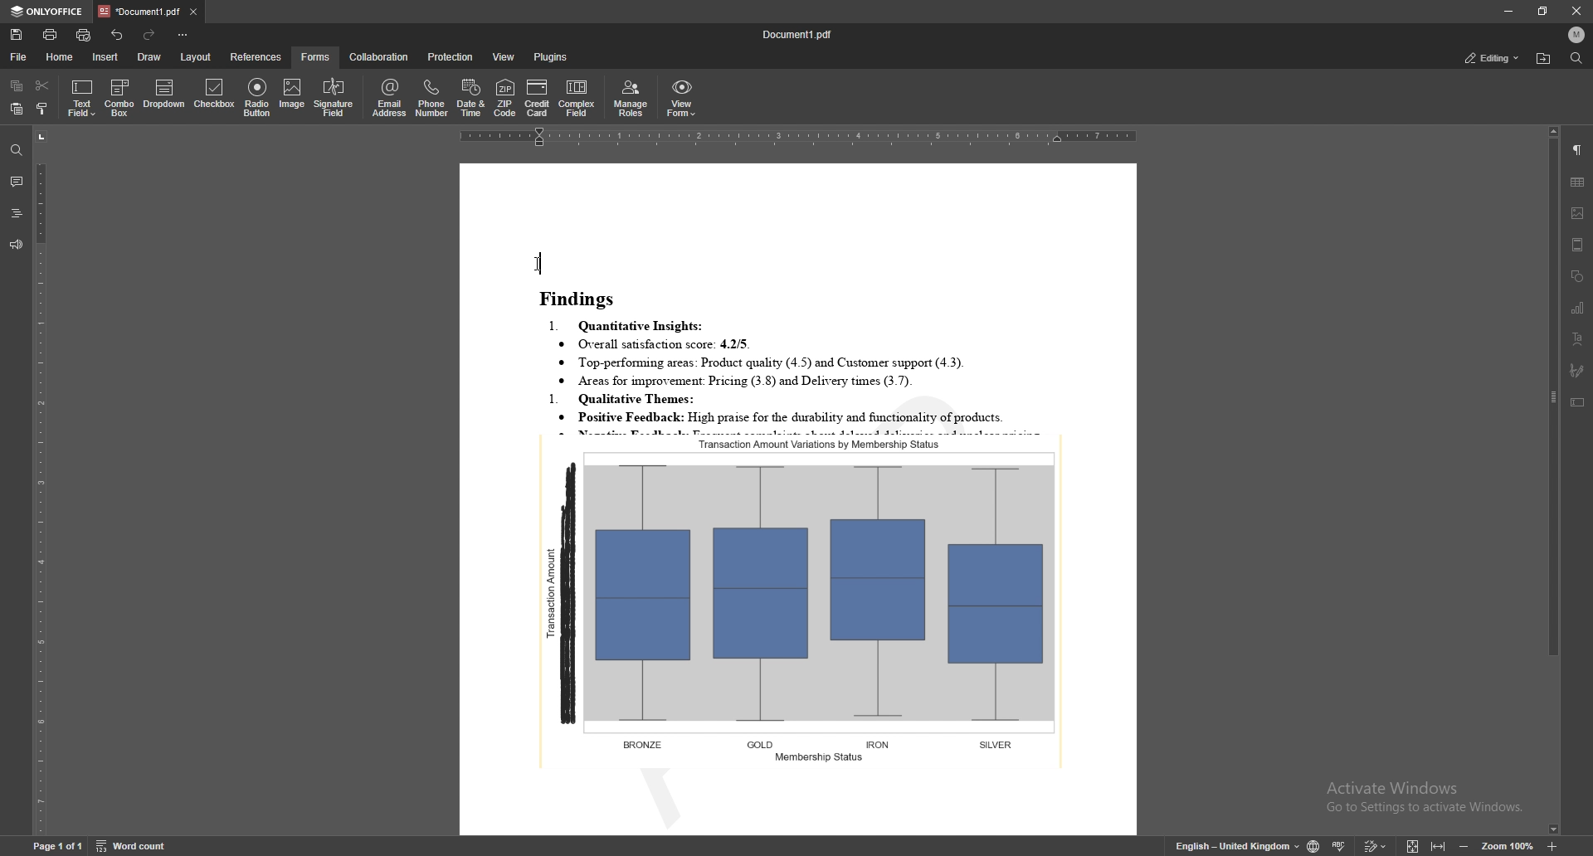 The image size is (1593, 856). What do you see at coordinates (538, 98) in the screenshot?
I see `credit card` at bounding box center [538, 98].